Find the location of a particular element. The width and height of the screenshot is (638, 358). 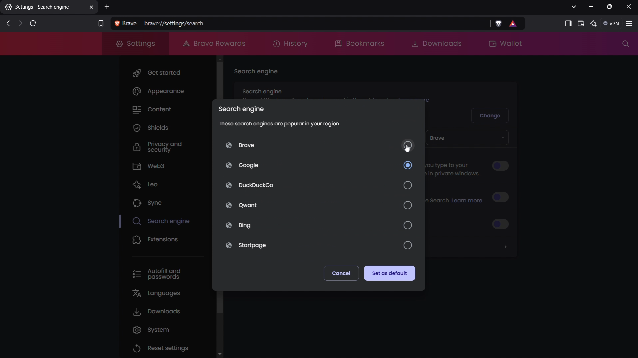

Close is located at coordinates (629, 7).